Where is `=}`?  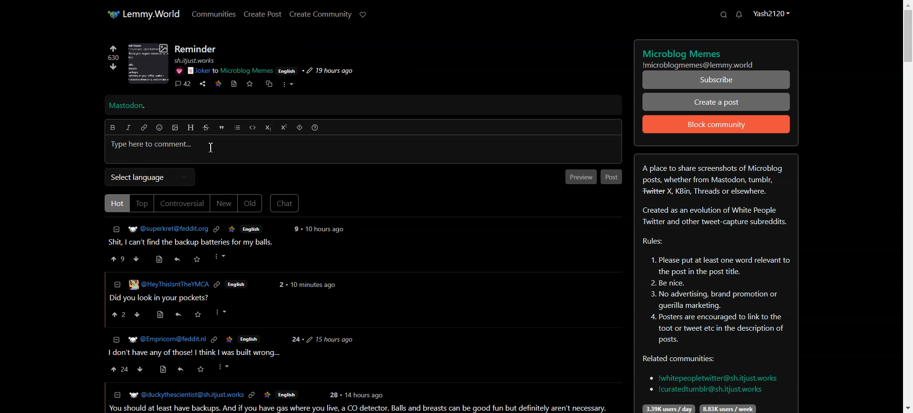
=} is located at coordinates (116, 339).